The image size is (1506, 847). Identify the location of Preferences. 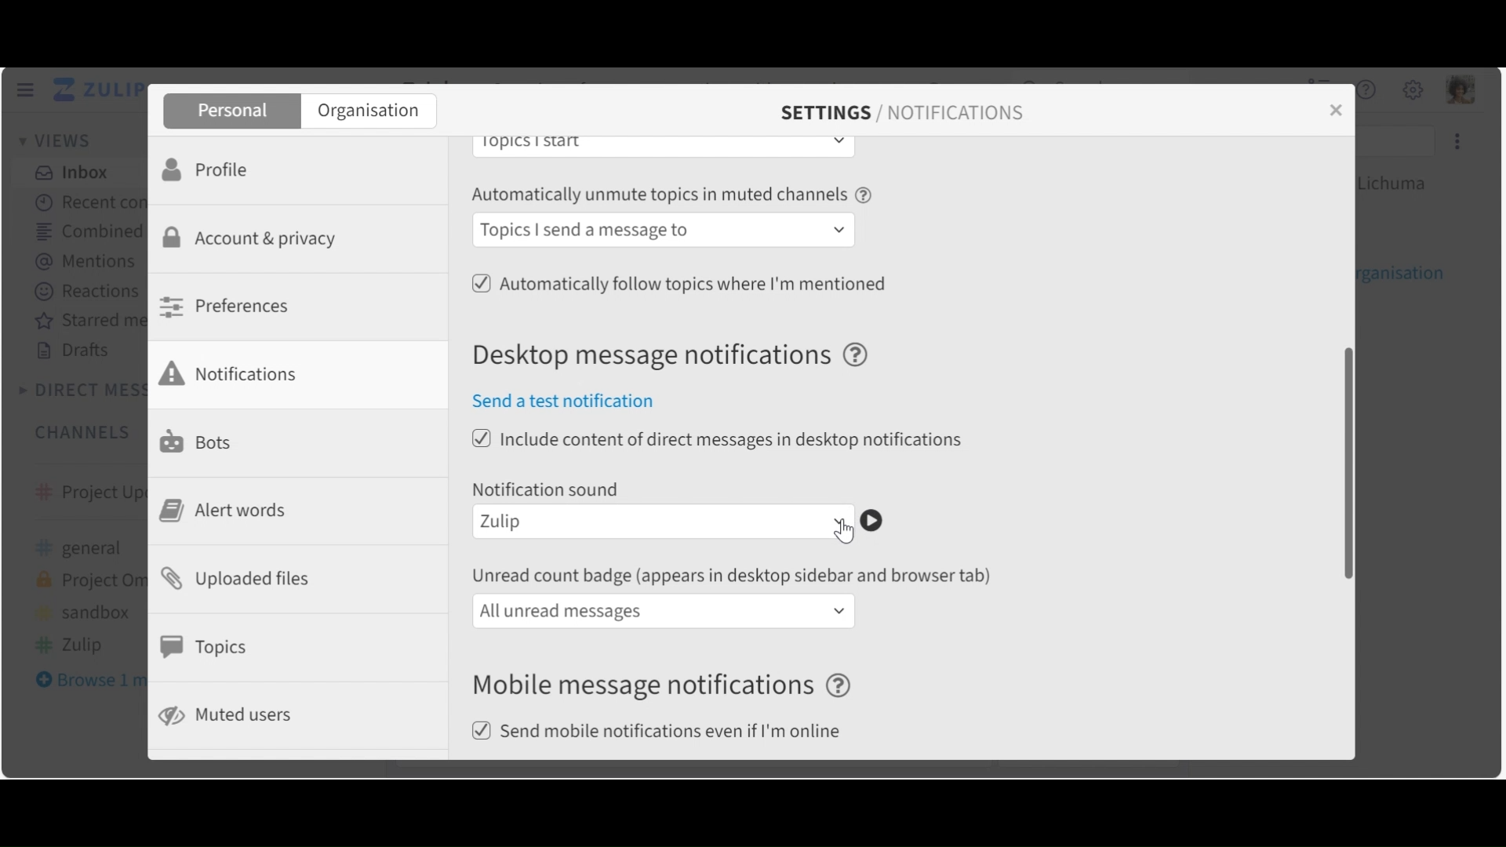
(229, 306).